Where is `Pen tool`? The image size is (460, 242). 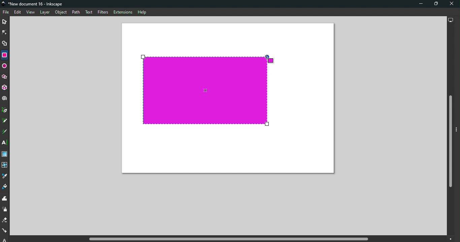 Pen tool is located at coordinates (5, 110).